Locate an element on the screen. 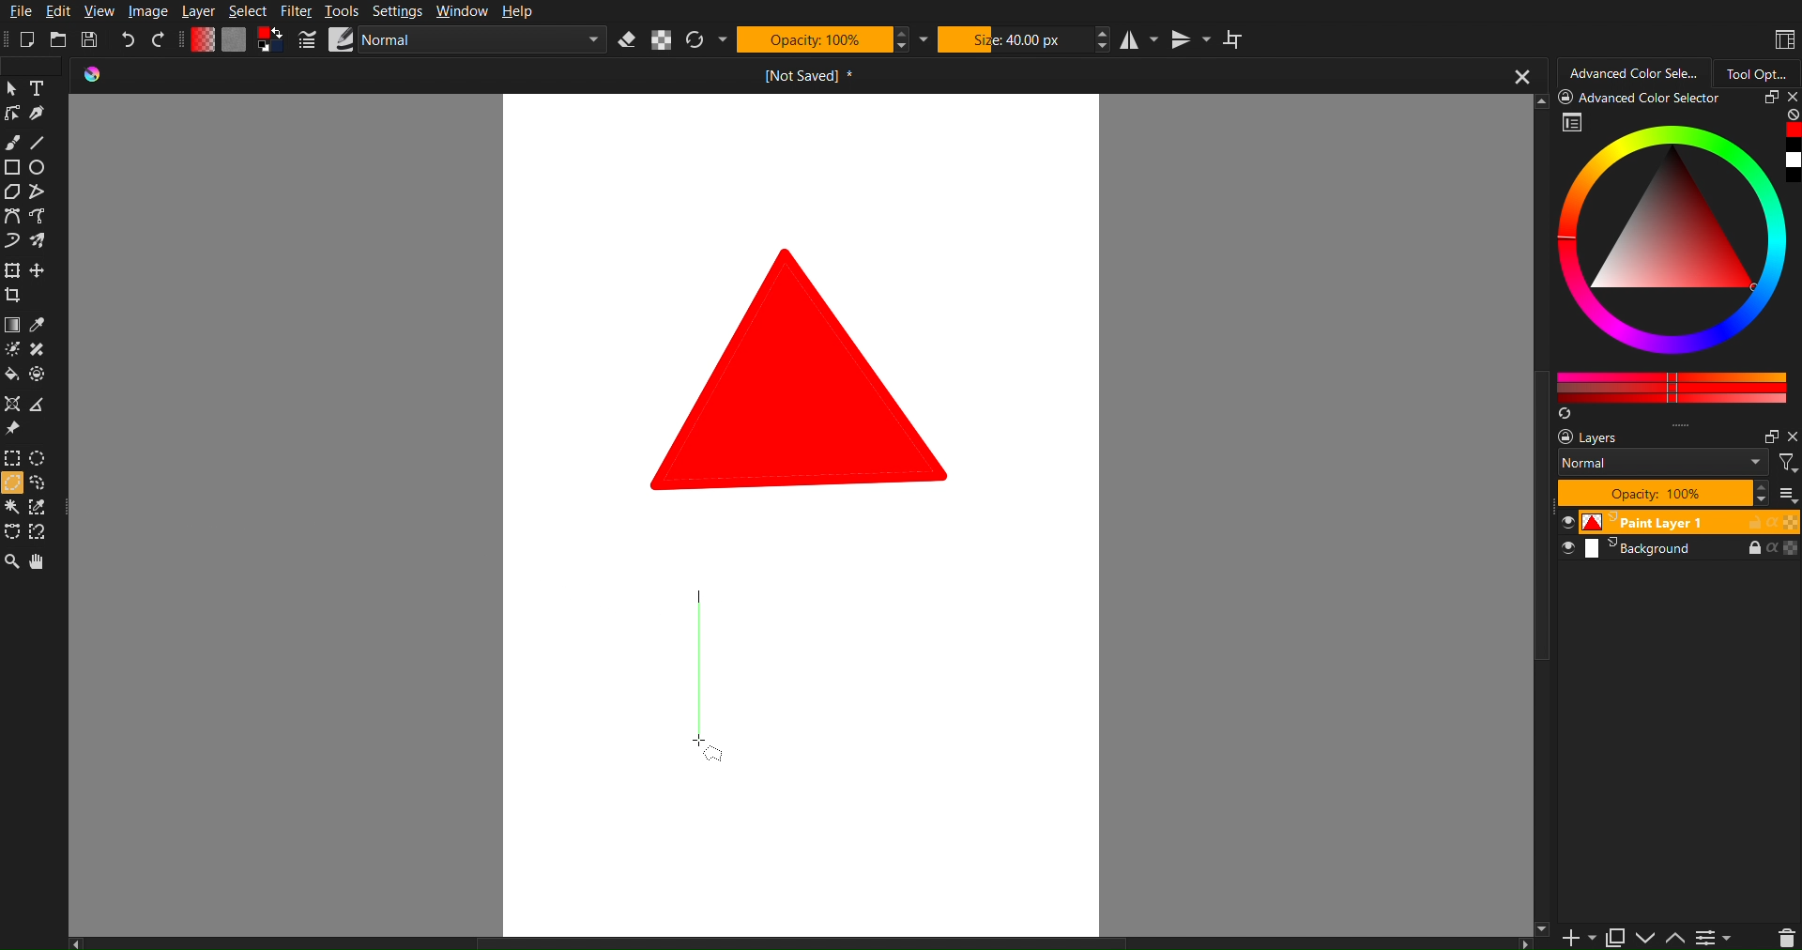 This screenshot has width=1802, height=950. Refresh is located at coordinates (698, 40).